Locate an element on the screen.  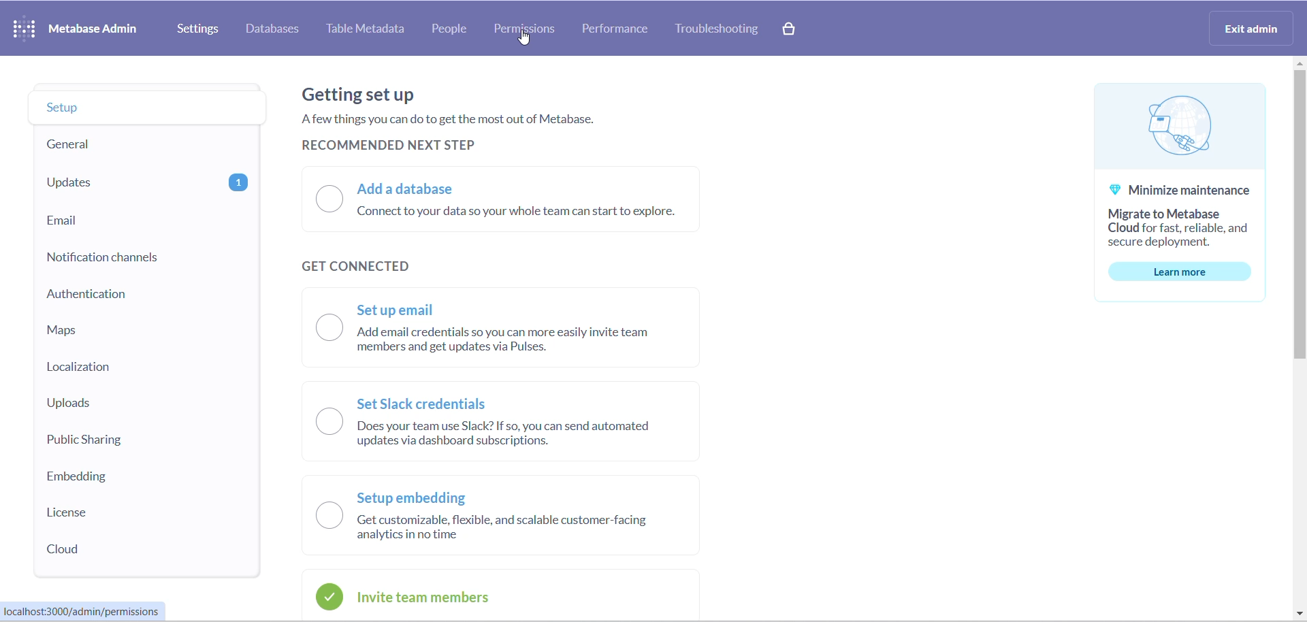
setup embedding radio button is located at coordinates (509, 518).